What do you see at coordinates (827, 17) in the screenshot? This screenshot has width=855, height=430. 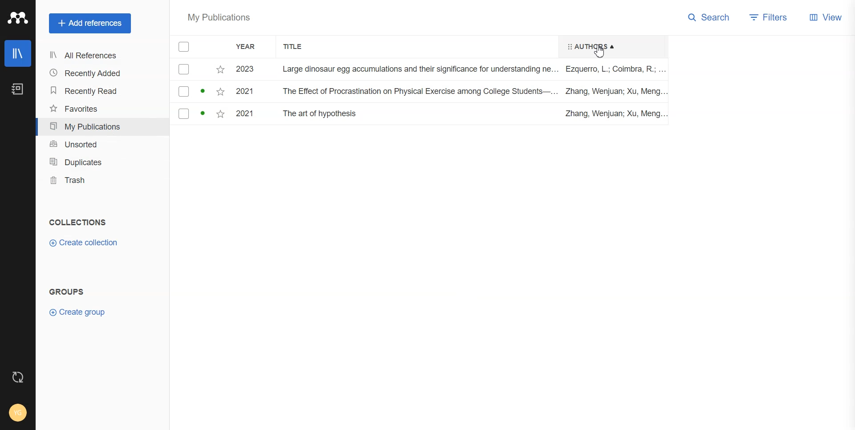 I see `View` at bounding box center [827, 17].